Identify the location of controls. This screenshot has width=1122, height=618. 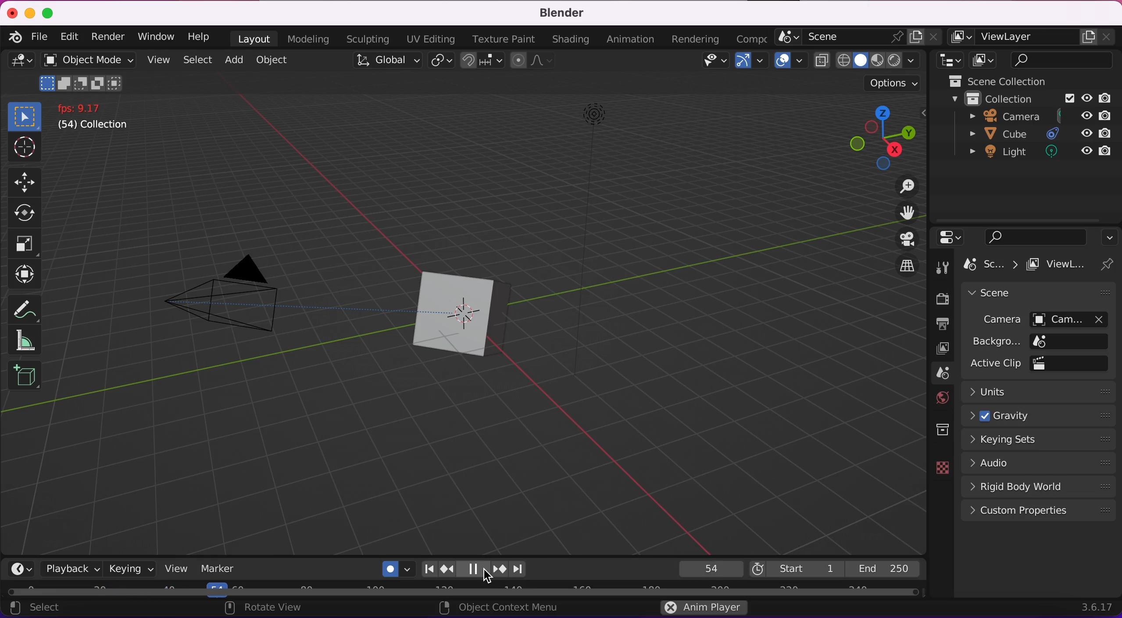
(952, 237).